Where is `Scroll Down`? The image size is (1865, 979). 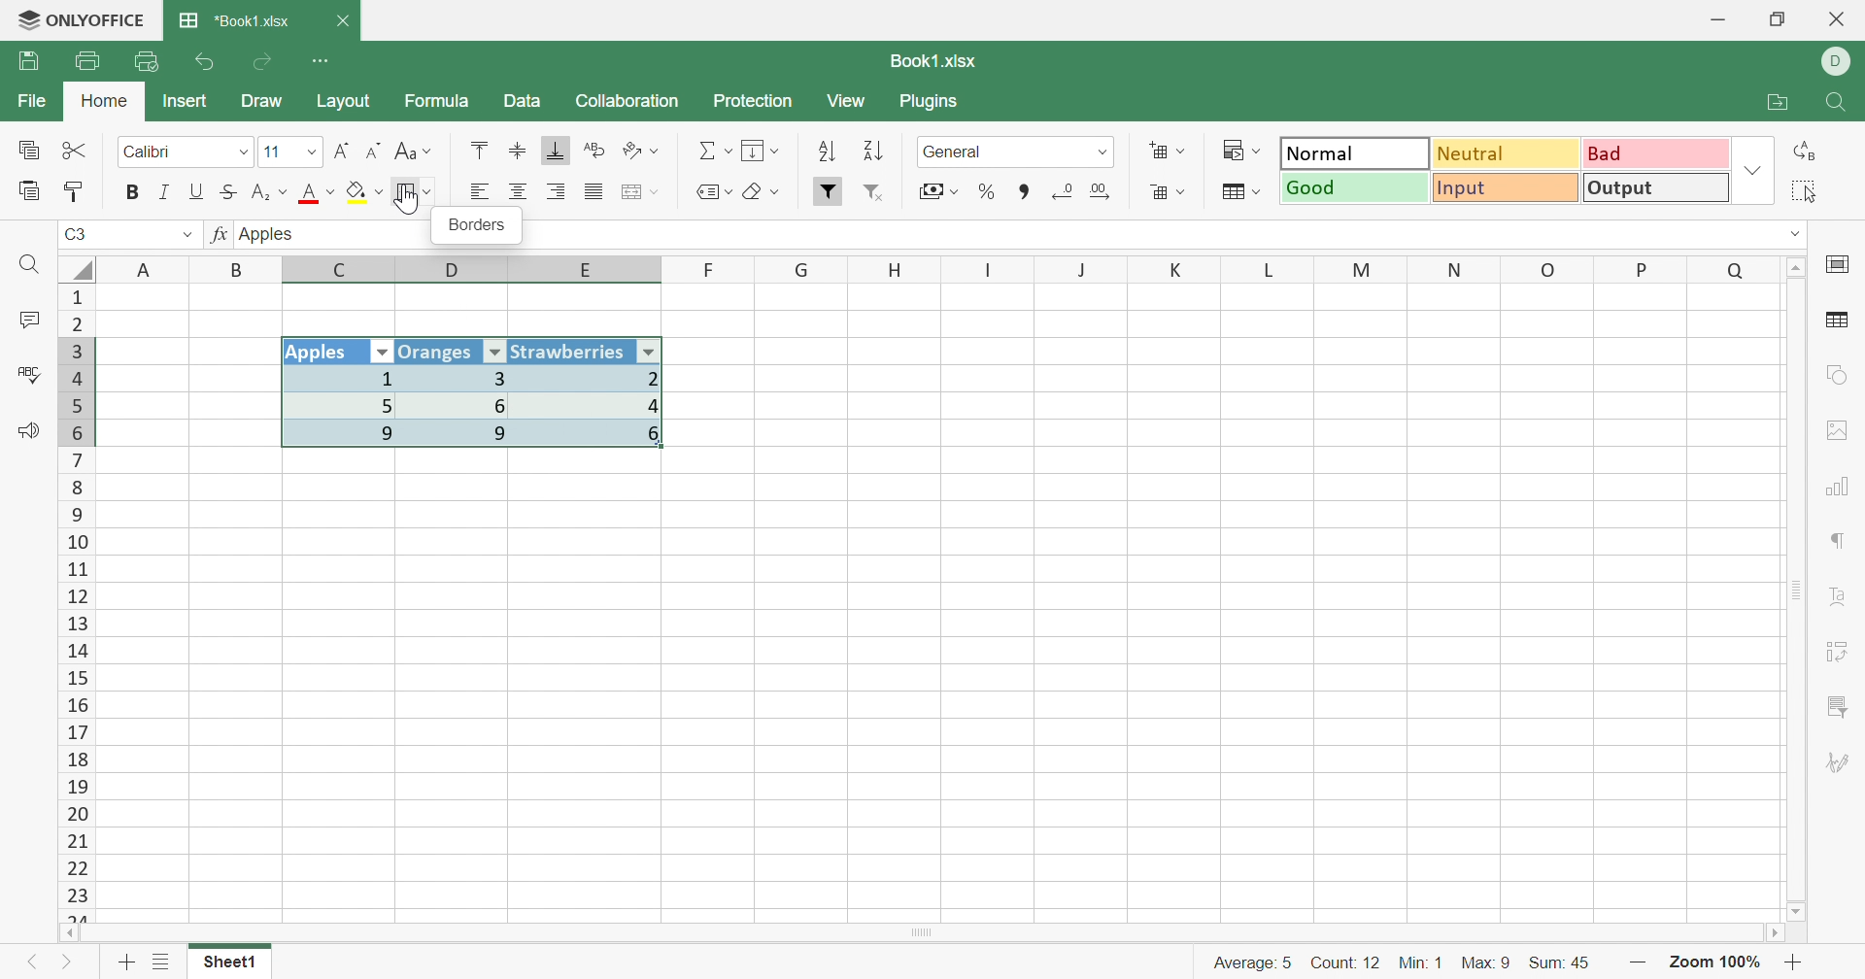
Scroll Down is located at coordinates (1798, 910).